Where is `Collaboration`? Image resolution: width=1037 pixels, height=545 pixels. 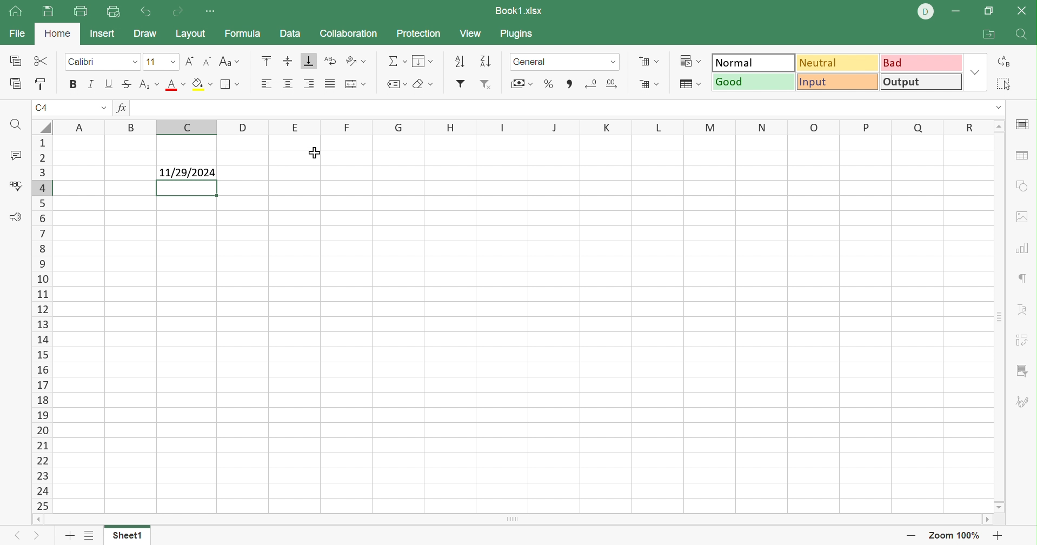 Collaboration is located at coordinates (350, 34).